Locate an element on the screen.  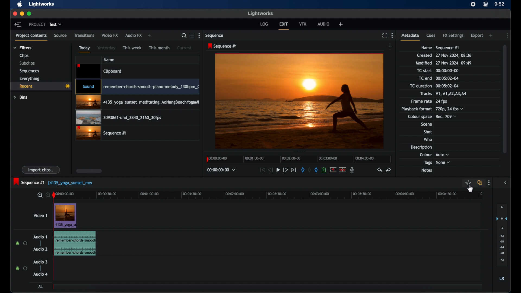
tc end is located at coordinates (447, 78).